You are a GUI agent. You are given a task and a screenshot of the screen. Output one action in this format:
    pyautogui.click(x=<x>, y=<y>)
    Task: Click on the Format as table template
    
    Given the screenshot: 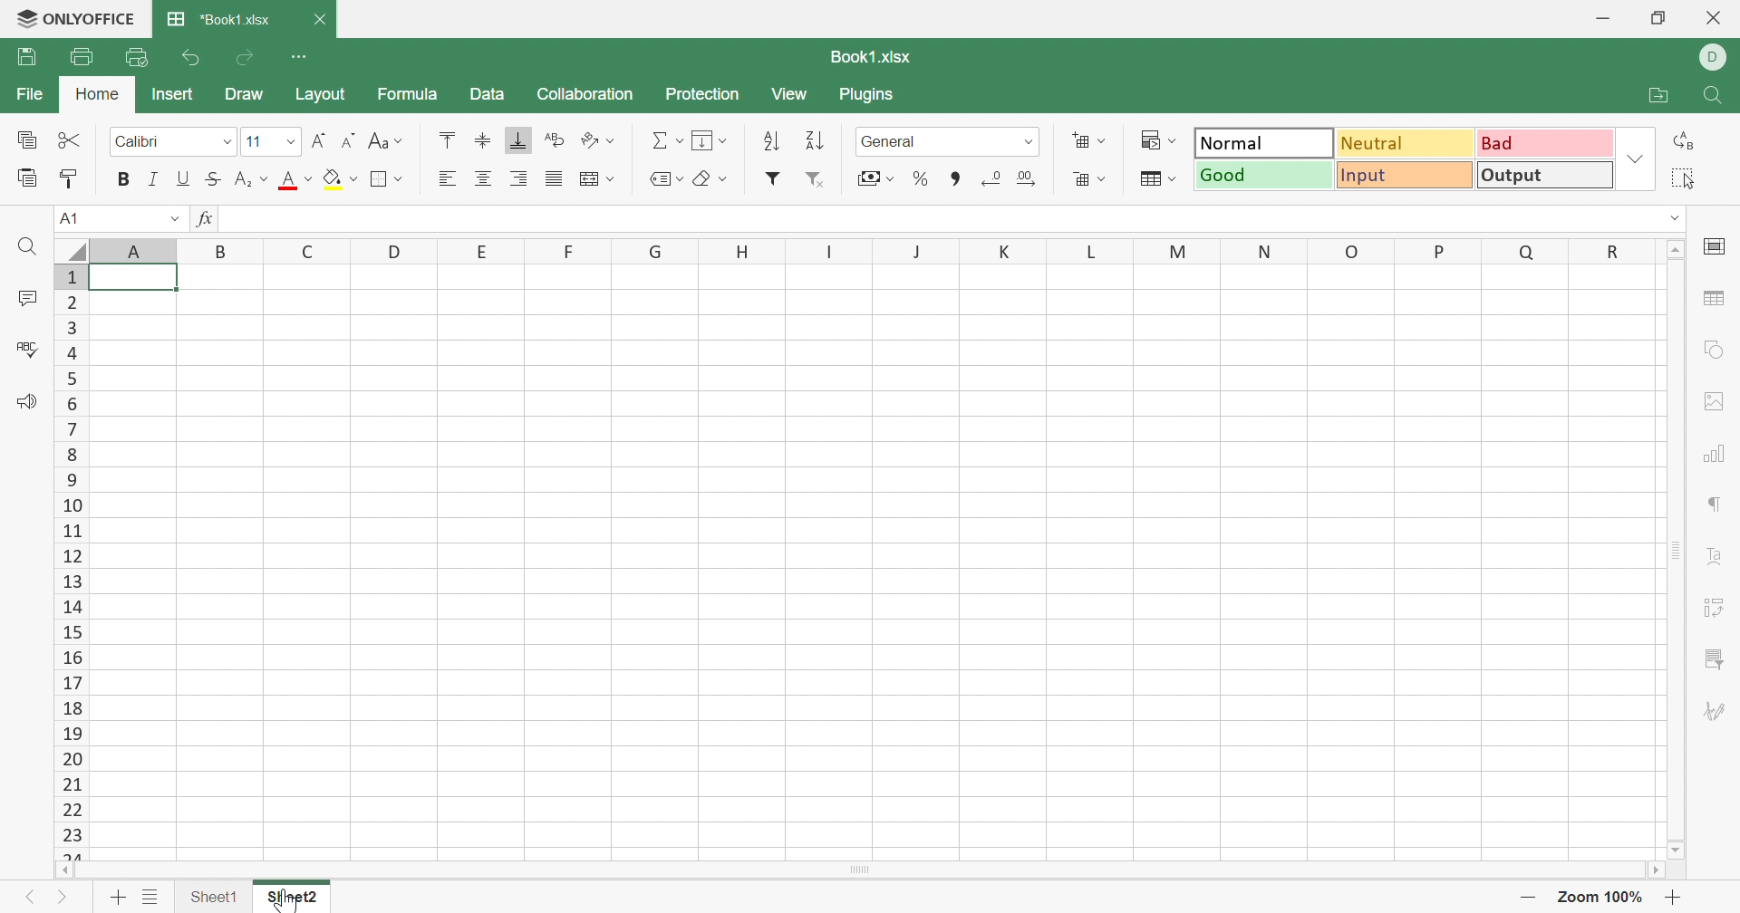 What is the action you would take?
    pyautogui.click(x=1154, y=181)
    